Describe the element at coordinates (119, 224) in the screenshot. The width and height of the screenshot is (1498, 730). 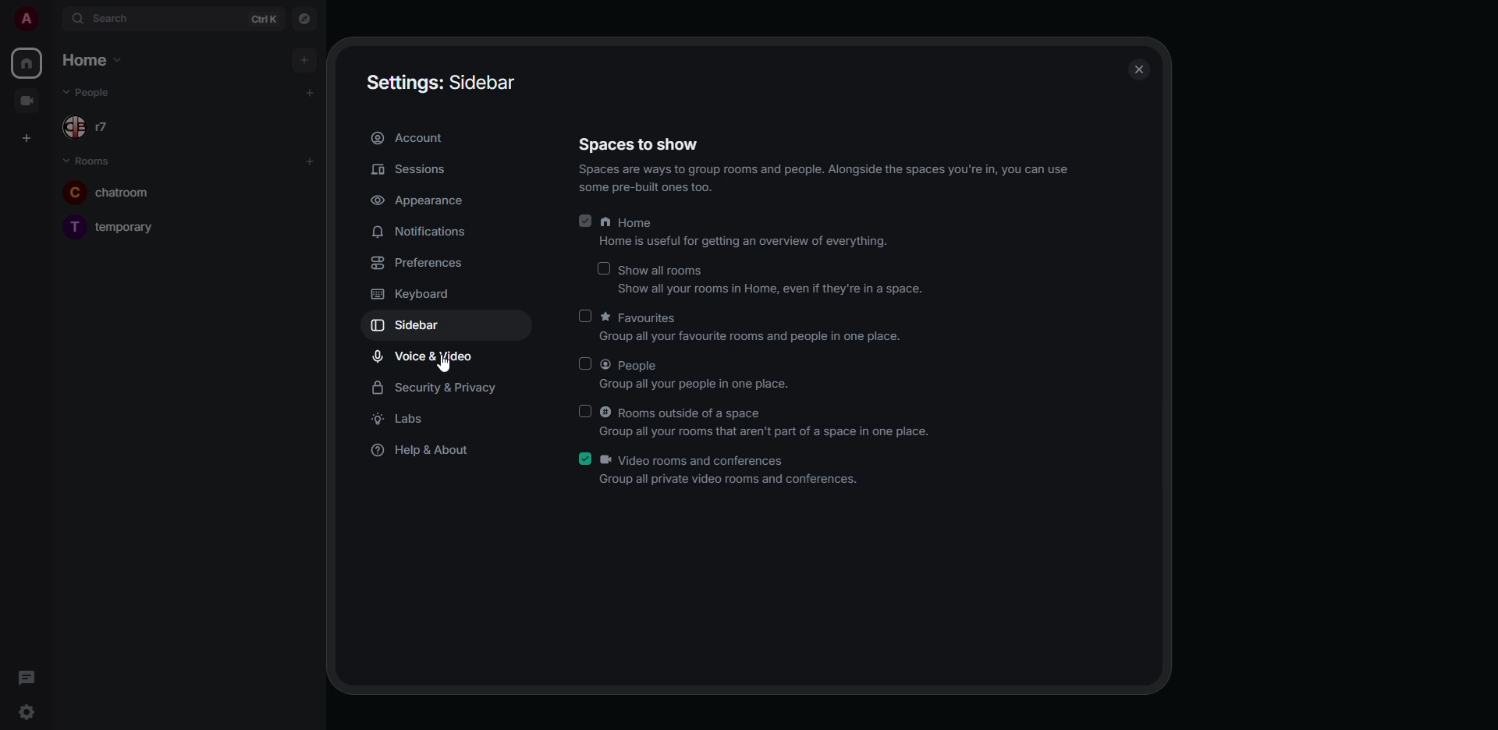
I see `room` at that location.